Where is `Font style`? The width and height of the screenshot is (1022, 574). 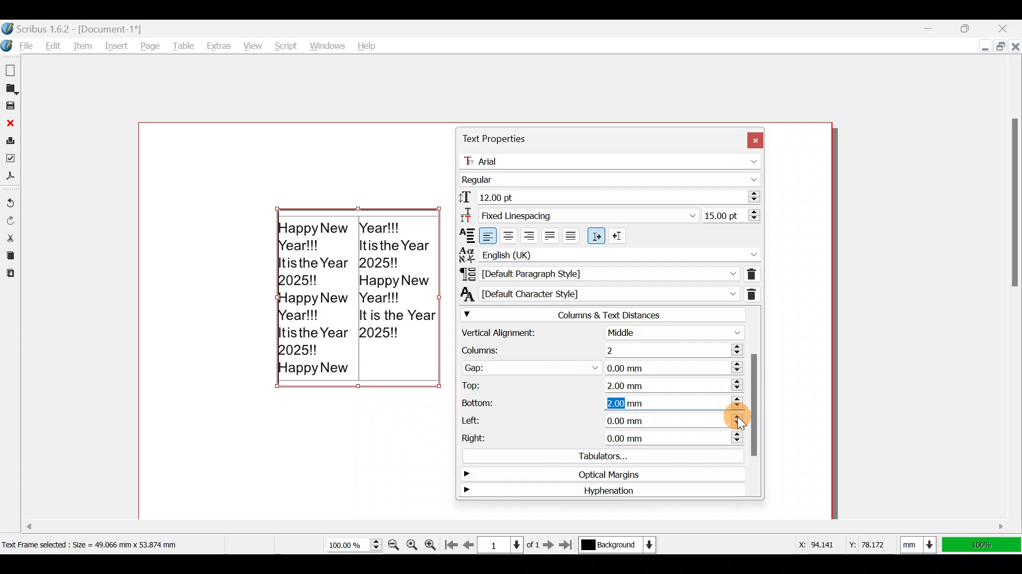 Font style is located at coordinates (612, 178).